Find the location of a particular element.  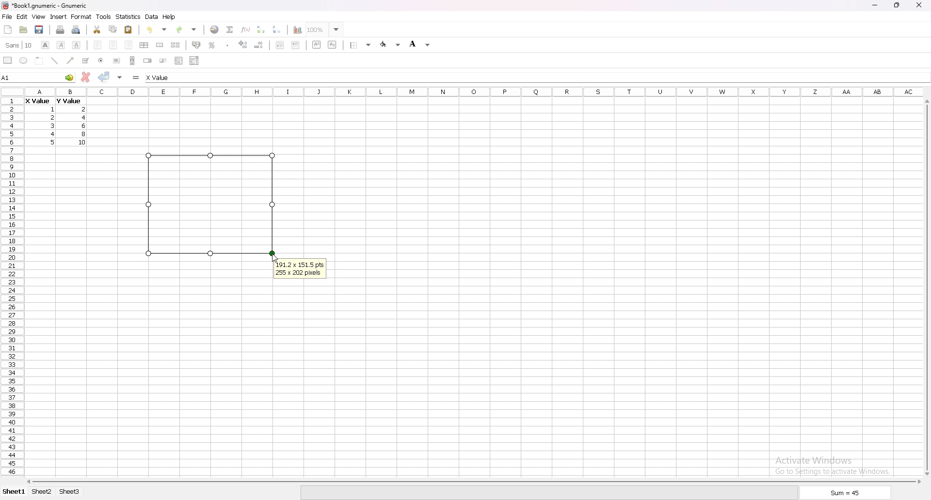

cell input is located at coordinates (167, 78).